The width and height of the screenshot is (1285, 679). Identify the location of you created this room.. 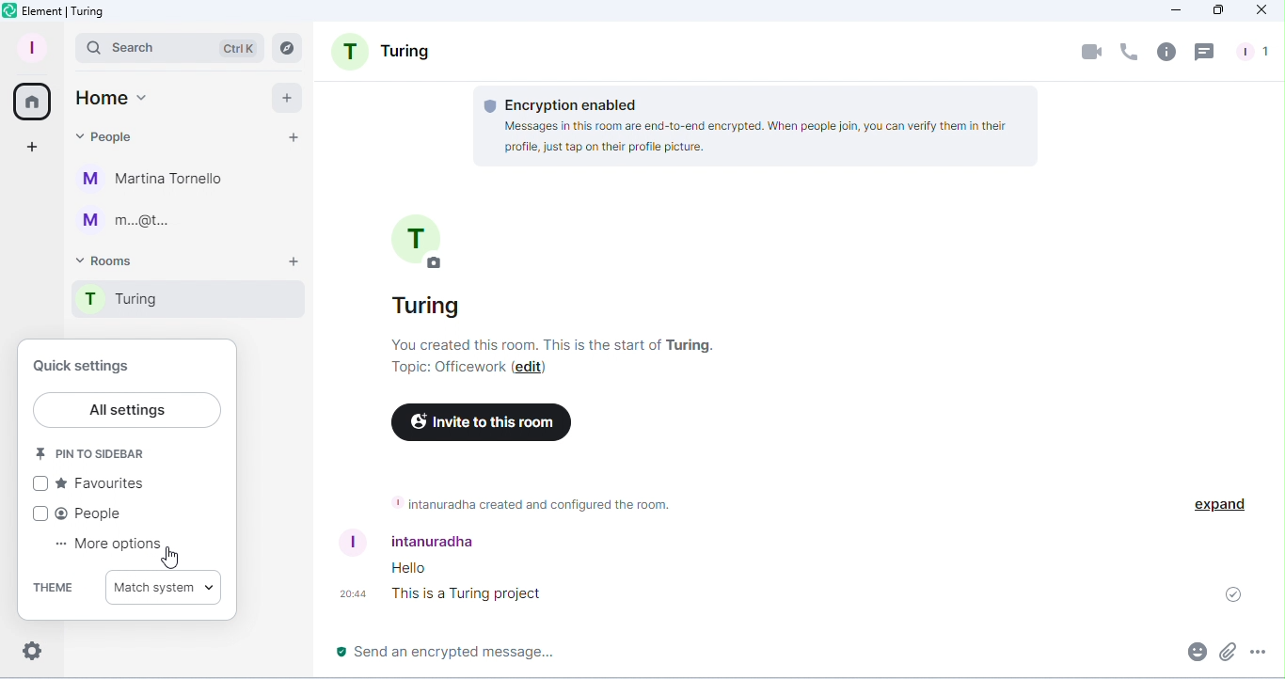
(560, 345).